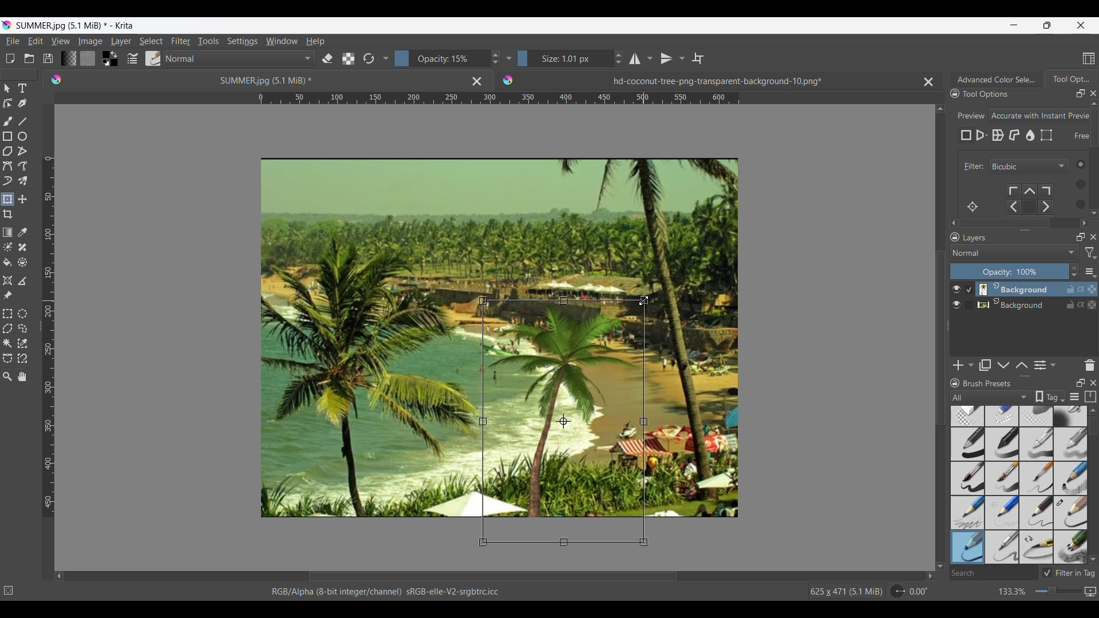 The image size is (1099, 618). Describe the element at coordinates (998, 136) in the screenshot. I see `Warp` at that location.